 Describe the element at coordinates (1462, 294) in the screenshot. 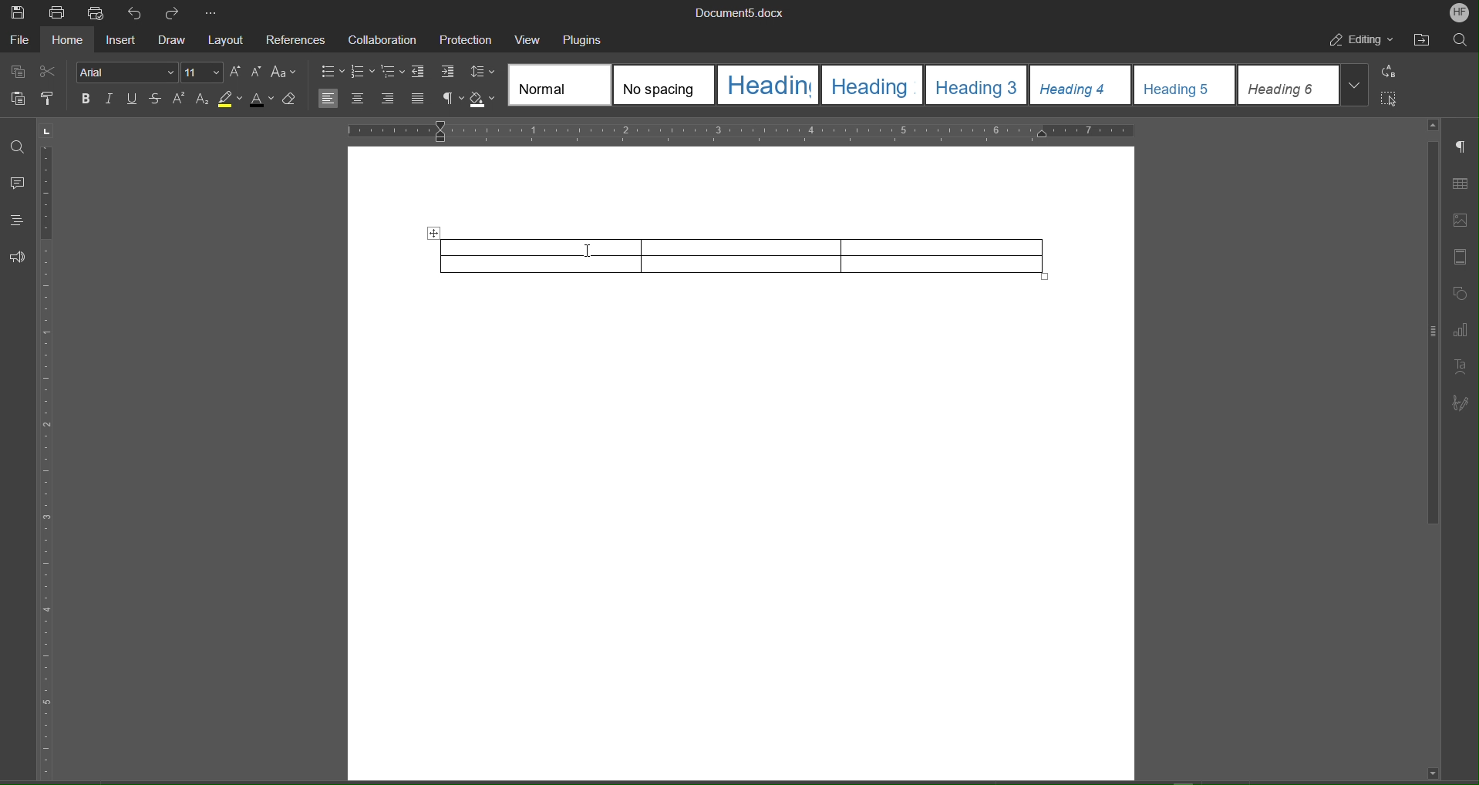

I see `Shape Settings` at that location.